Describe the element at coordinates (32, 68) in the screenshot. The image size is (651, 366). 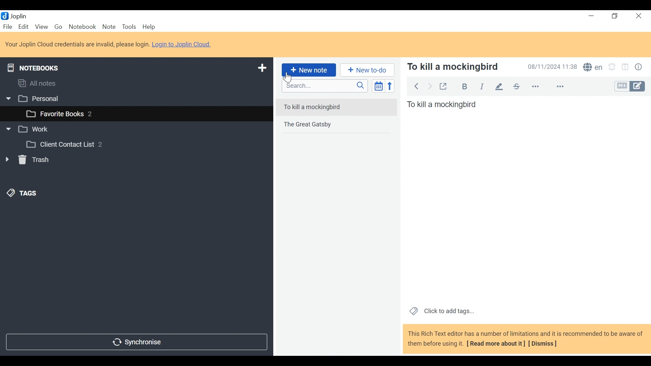
I see `Notebooks` at that location.